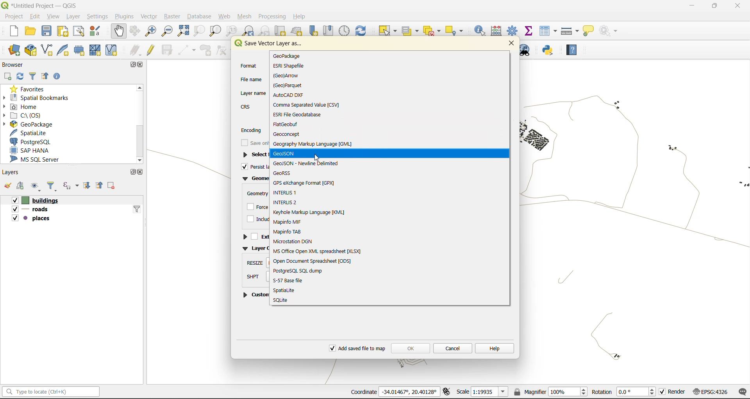 The width and height of the screenshot is (750, 399). I want to click on plugins, so click(127, 16).